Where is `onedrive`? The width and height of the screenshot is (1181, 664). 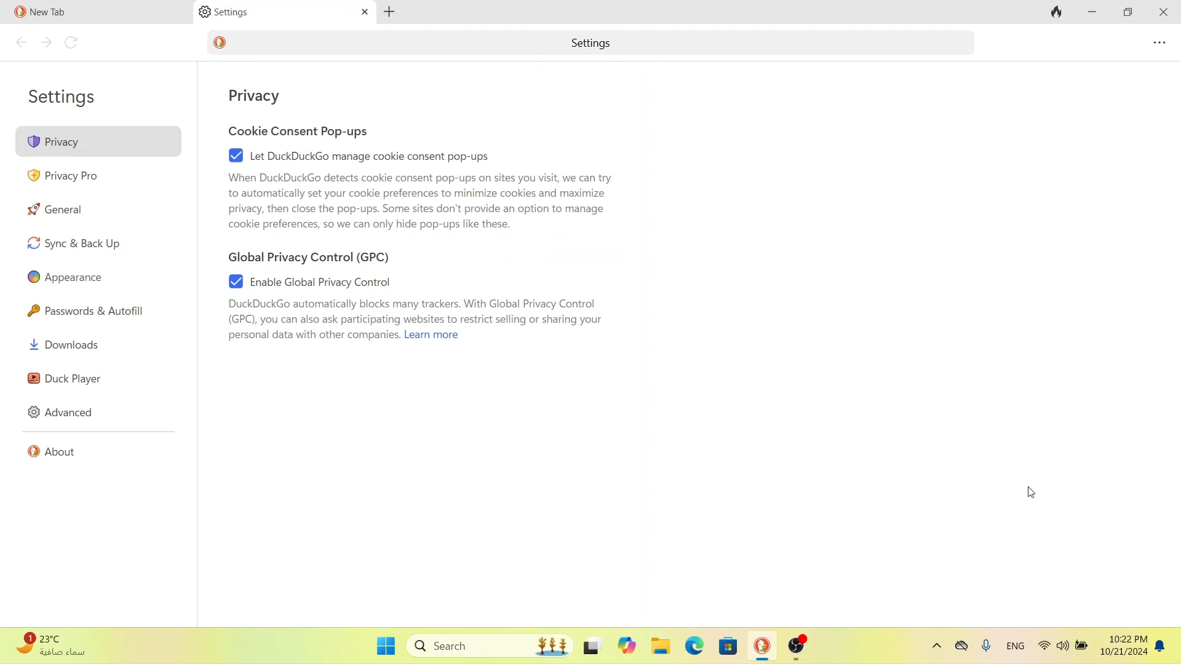
onedrive is located at coordinates (962, 647).